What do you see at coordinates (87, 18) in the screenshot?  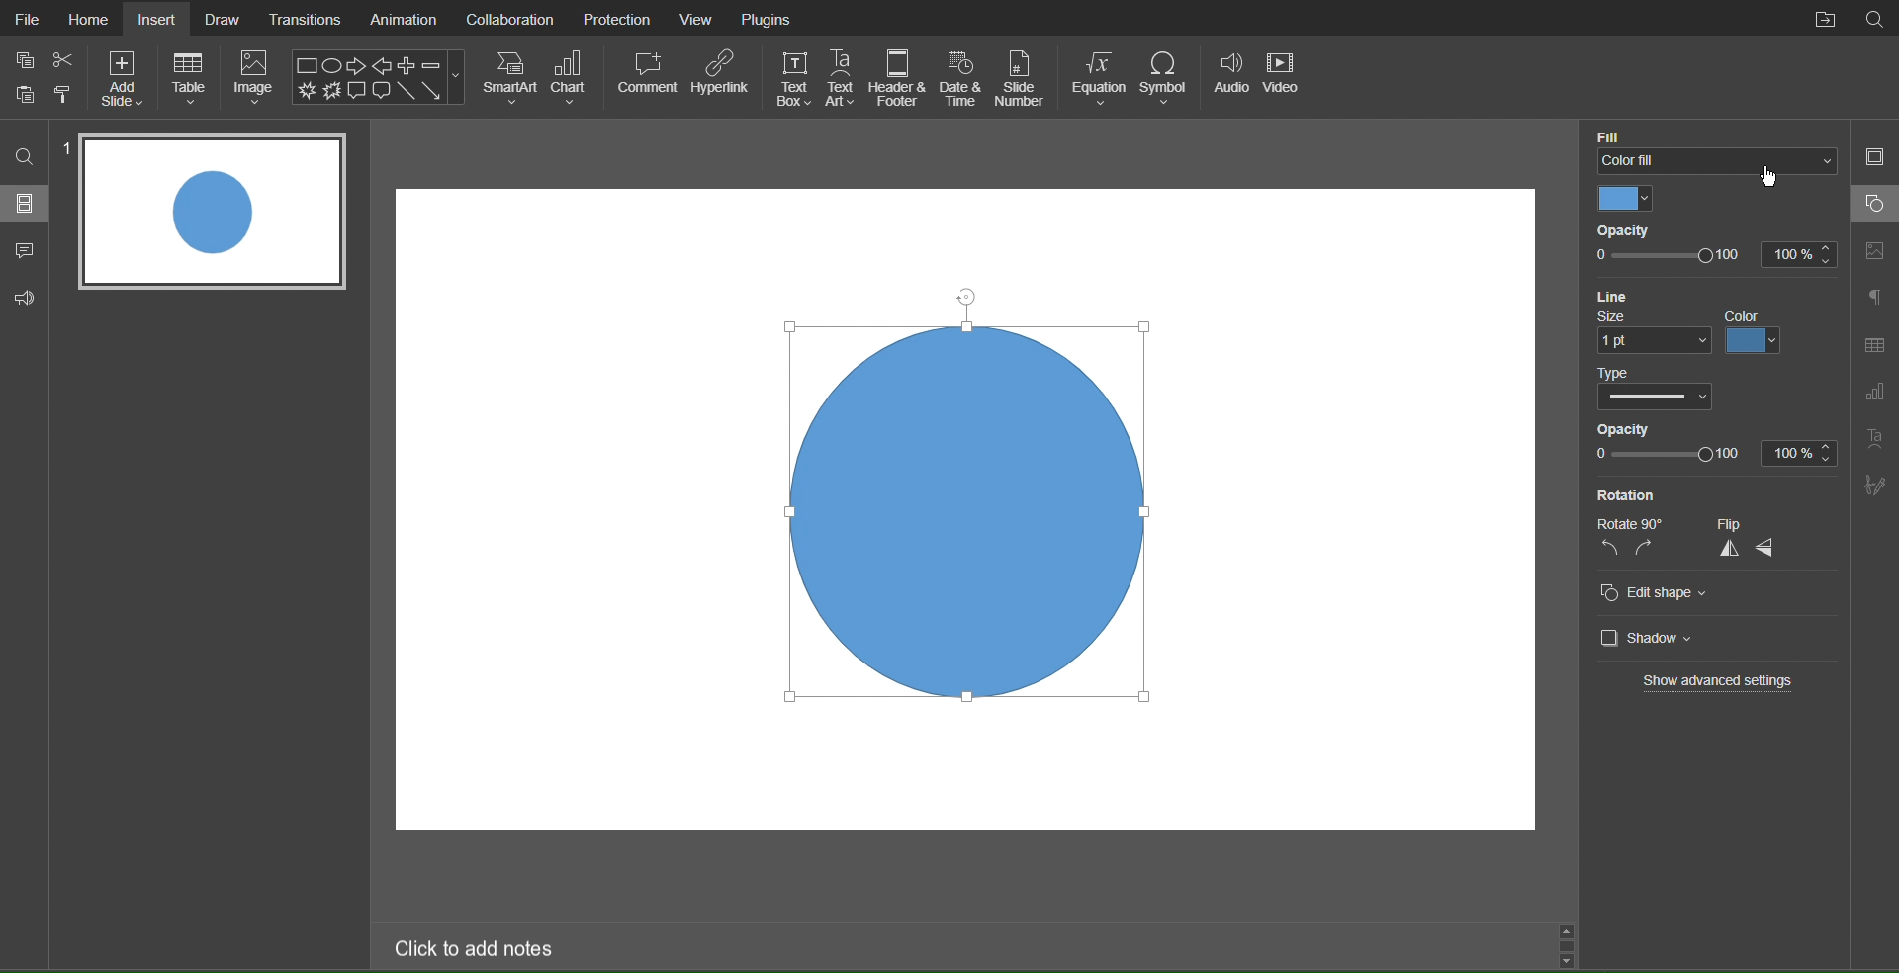 I see `Home` at bounding box center [87, 18].